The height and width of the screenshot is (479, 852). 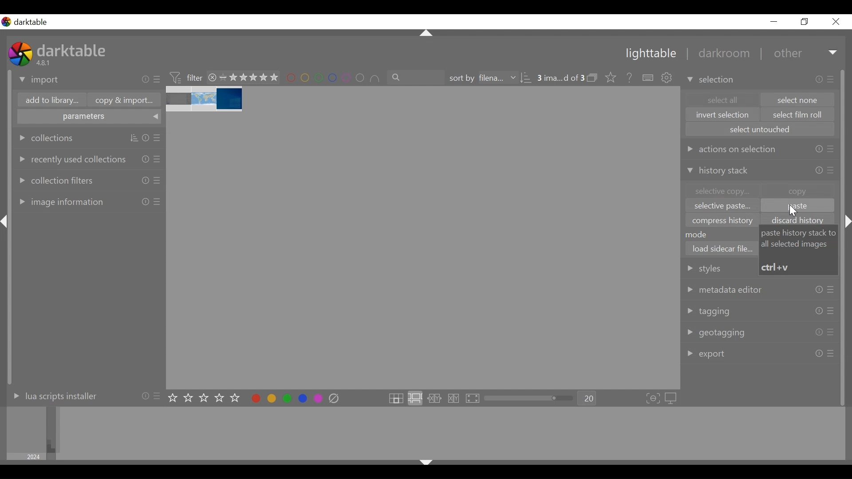 I want to click on set star rating, so click(x=206, y=398).